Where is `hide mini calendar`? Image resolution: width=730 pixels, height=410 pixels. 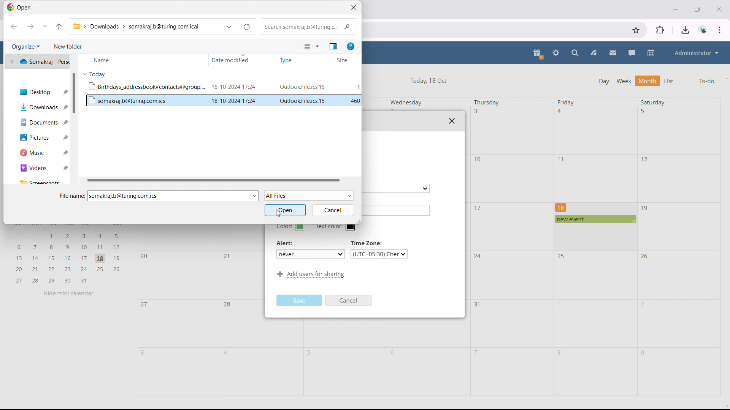
hide mini calendar is located at coordinates (68, 293).